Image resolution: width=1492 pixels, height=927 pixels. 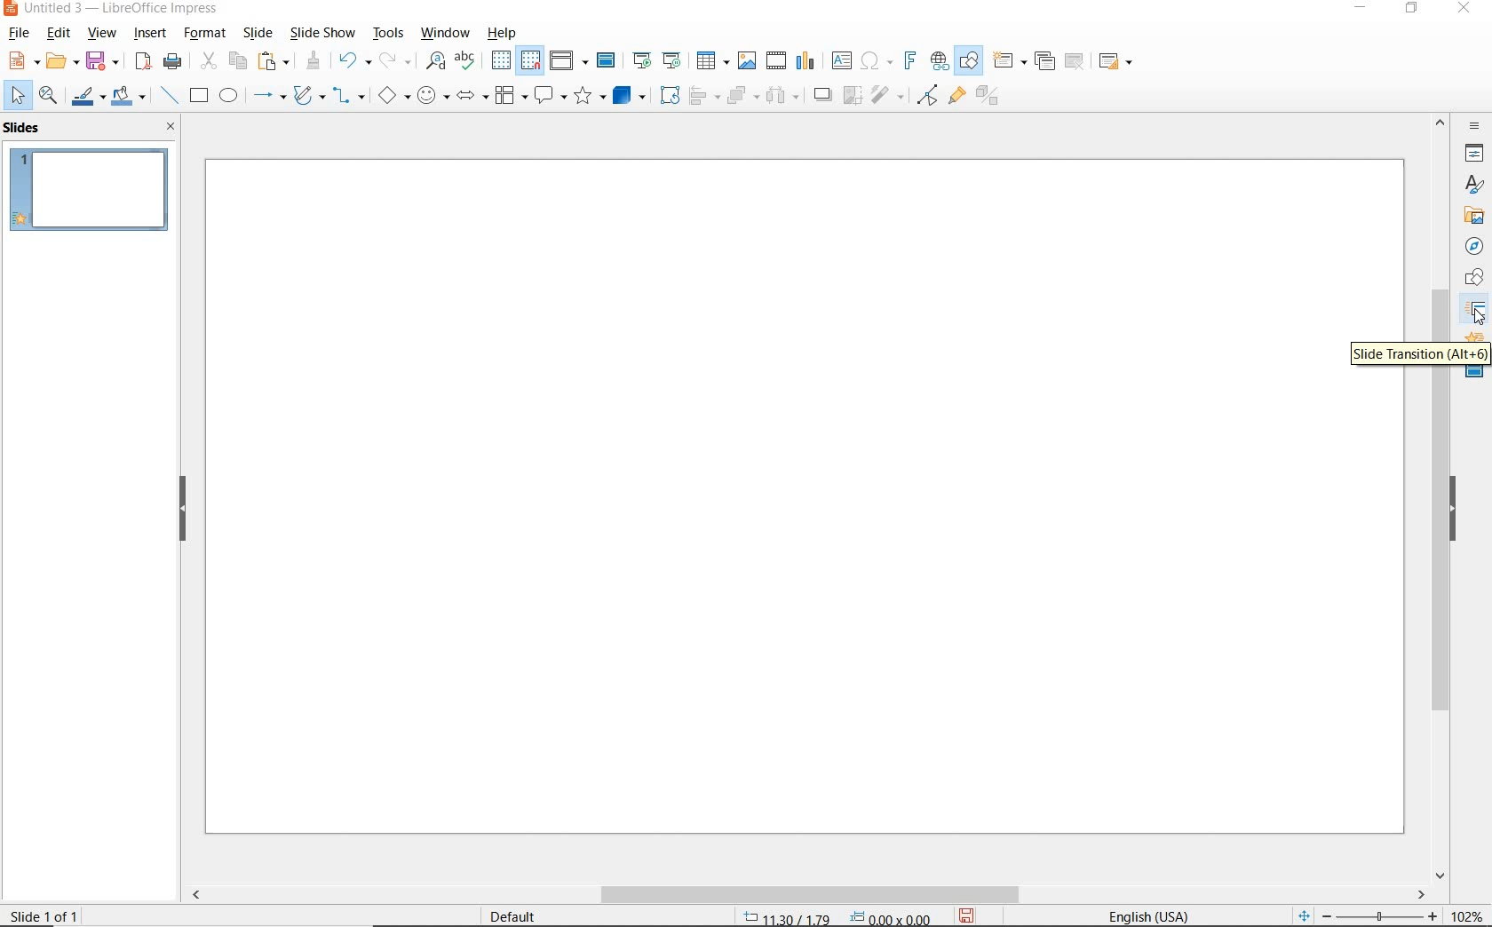 What do you see at coordinates (199, 95) in the screenshot?
I see `RECTANGLE` at bounding box center [199, 95].